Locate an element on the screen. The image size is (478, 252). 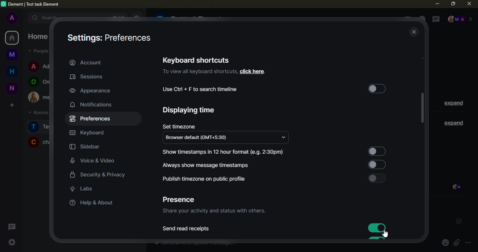
use ctrl+F is located at coordinates (200, 89).